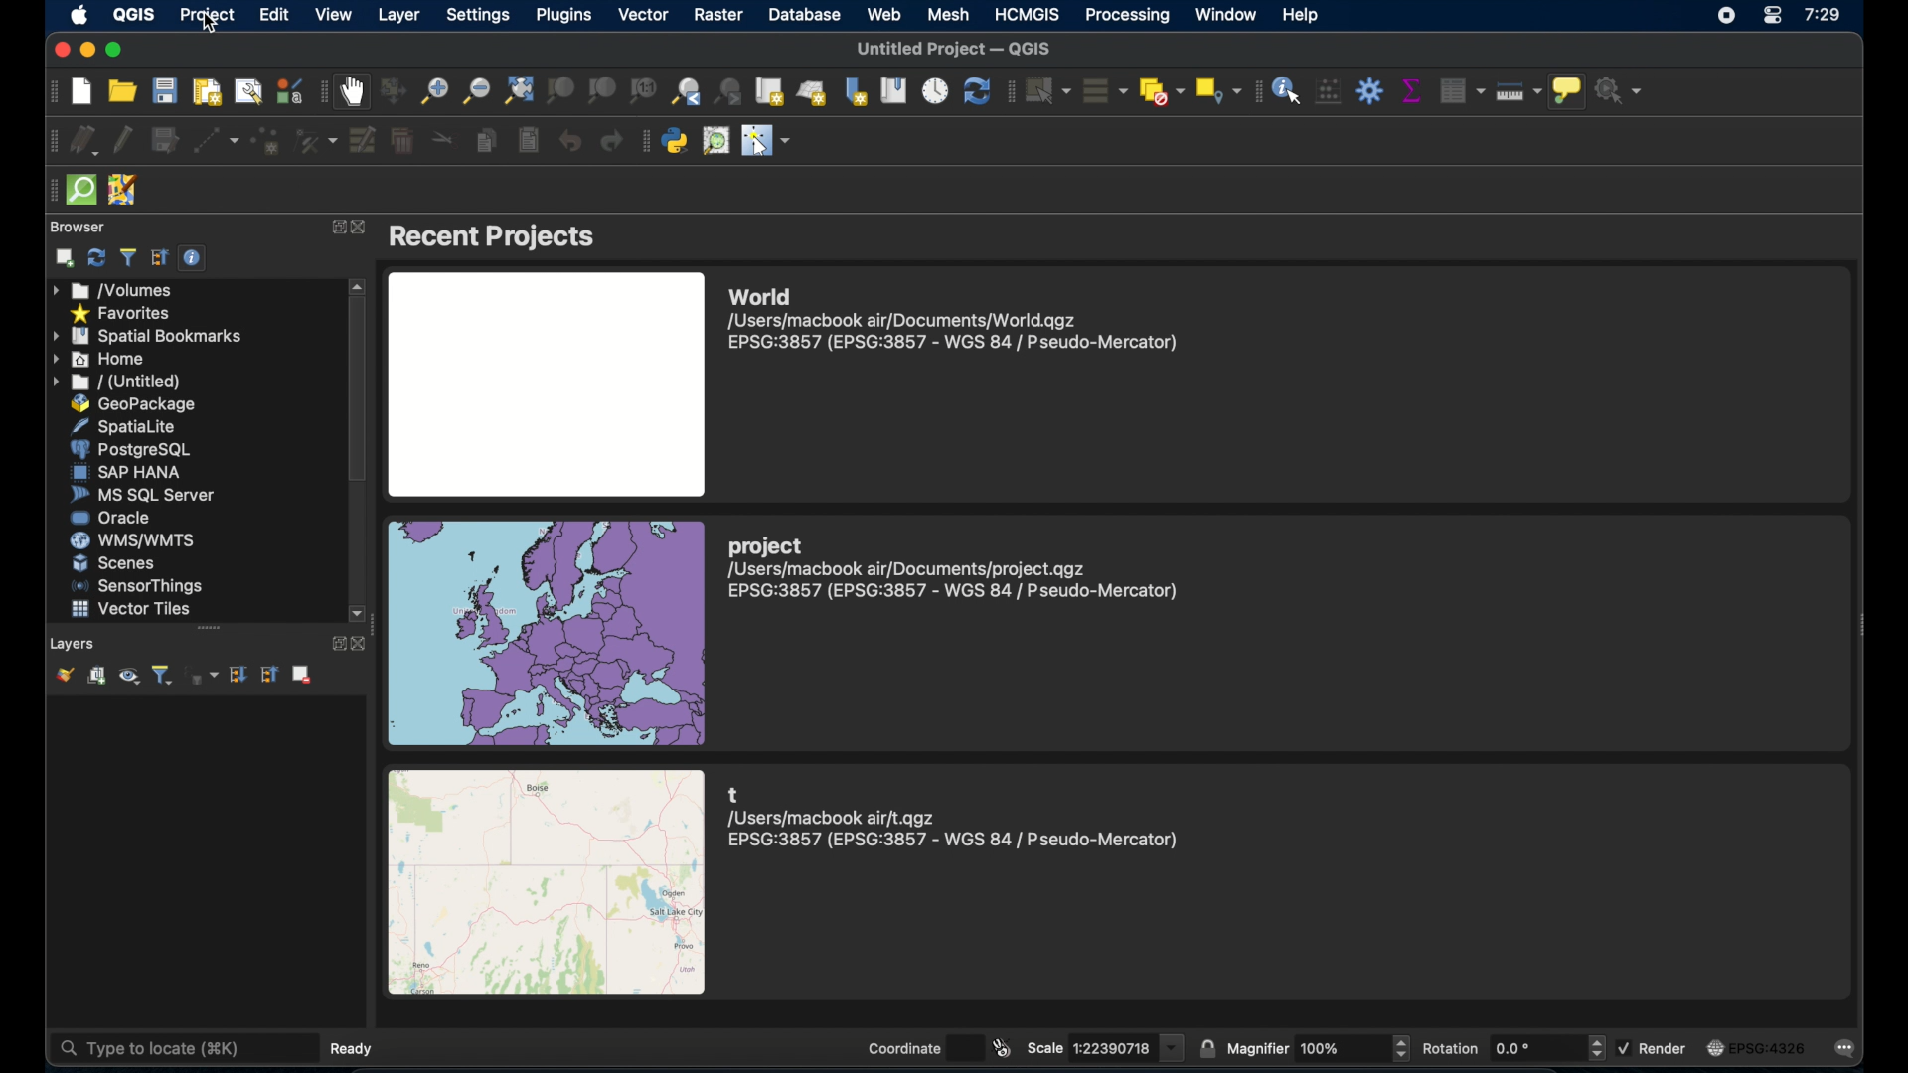  What do you see at coordinates (130, 610) in the screenshot?
I see `vector tiles` at bounding box center [130, 610].